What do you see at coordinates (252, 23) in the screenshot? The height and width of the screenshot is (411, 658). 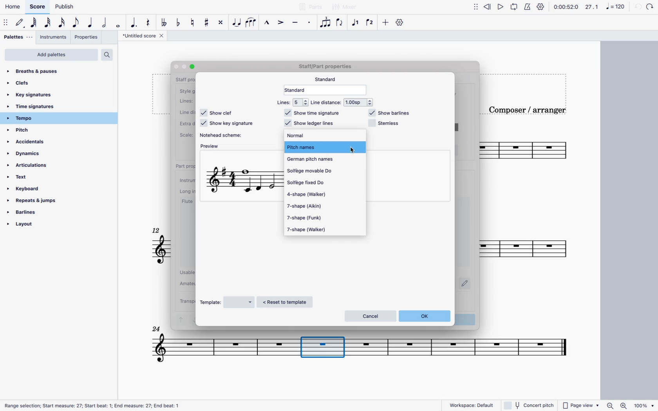 I see `slur` at bounding box center [252, 23].